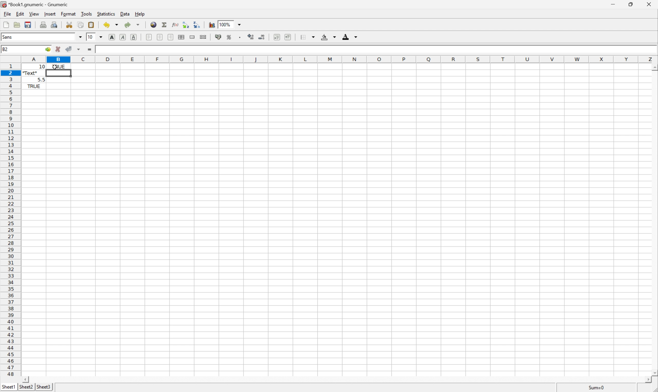 Image resolution: width=658 pixels, height=392 pixels. I want to click on Close, so click(650, 4).